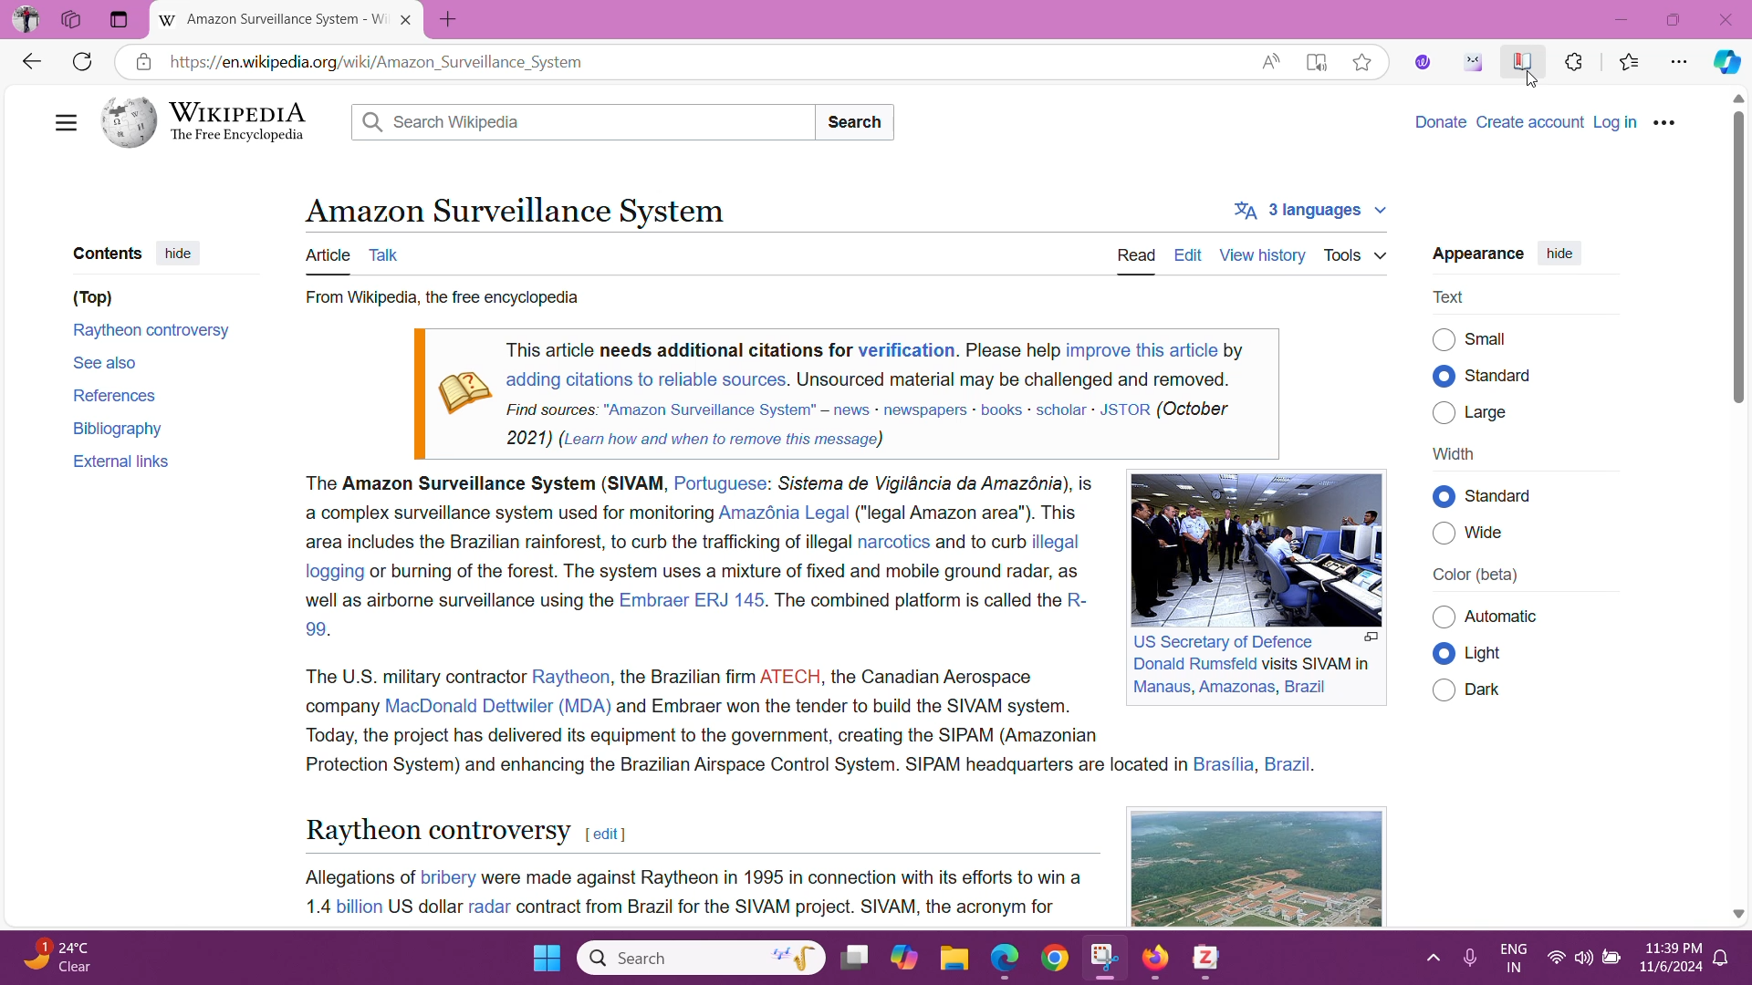  I want to click on Windows Search, so click(699, 957).